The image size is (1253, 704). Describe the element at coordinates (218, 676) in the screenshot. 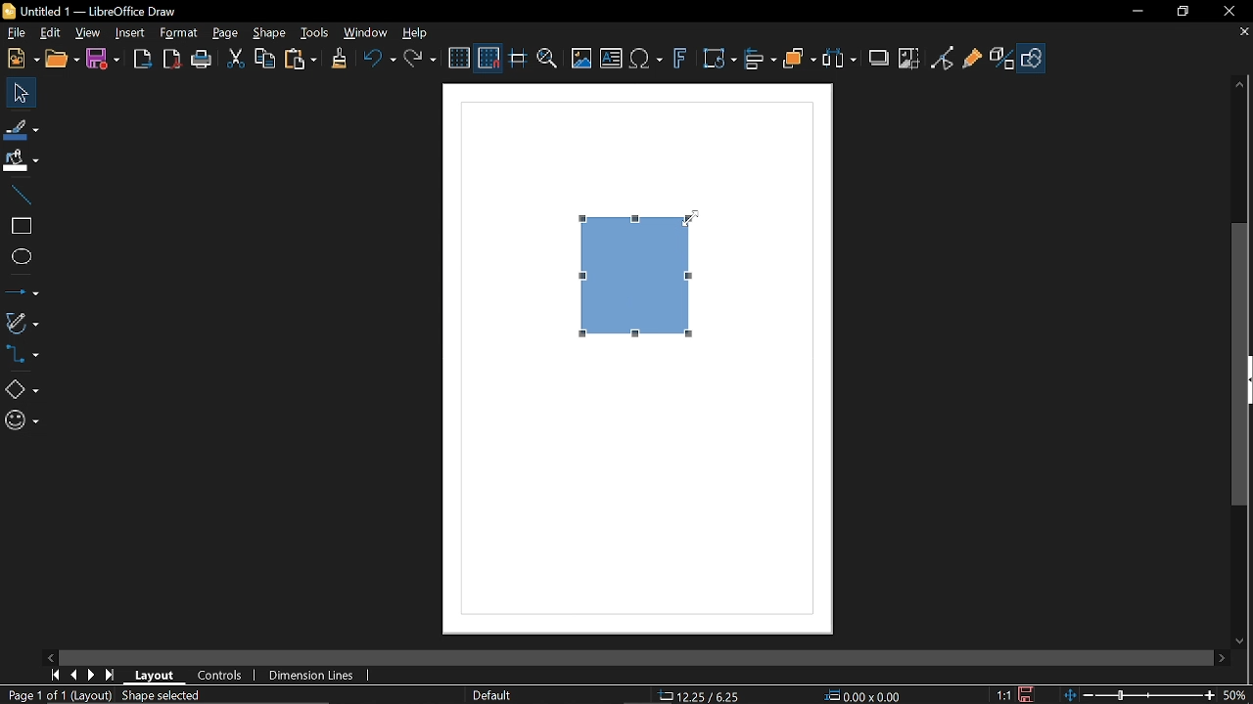

I see `Controls` at that location.